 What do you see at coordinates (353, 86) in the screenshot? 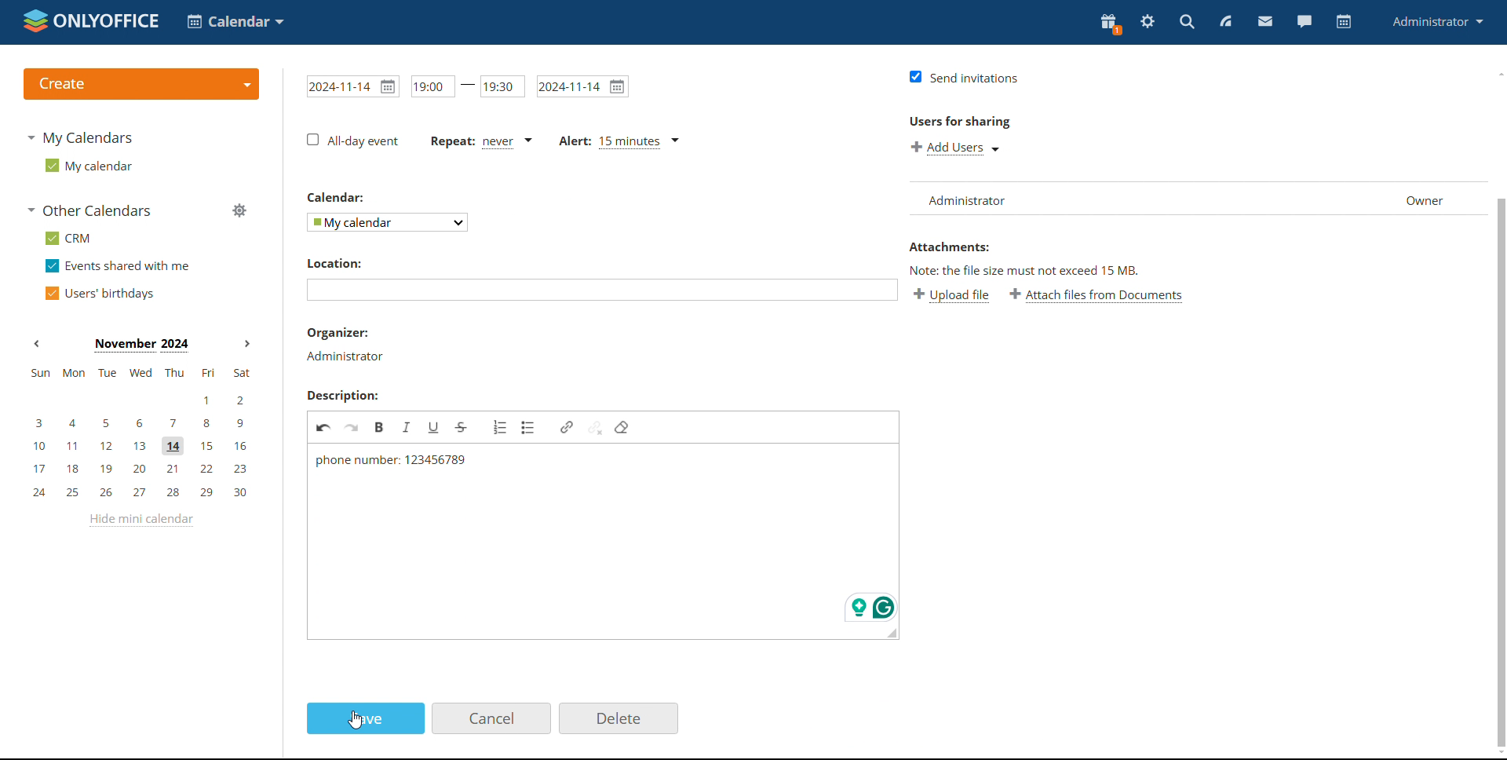
I see `date` at bounding box center [353, 86].